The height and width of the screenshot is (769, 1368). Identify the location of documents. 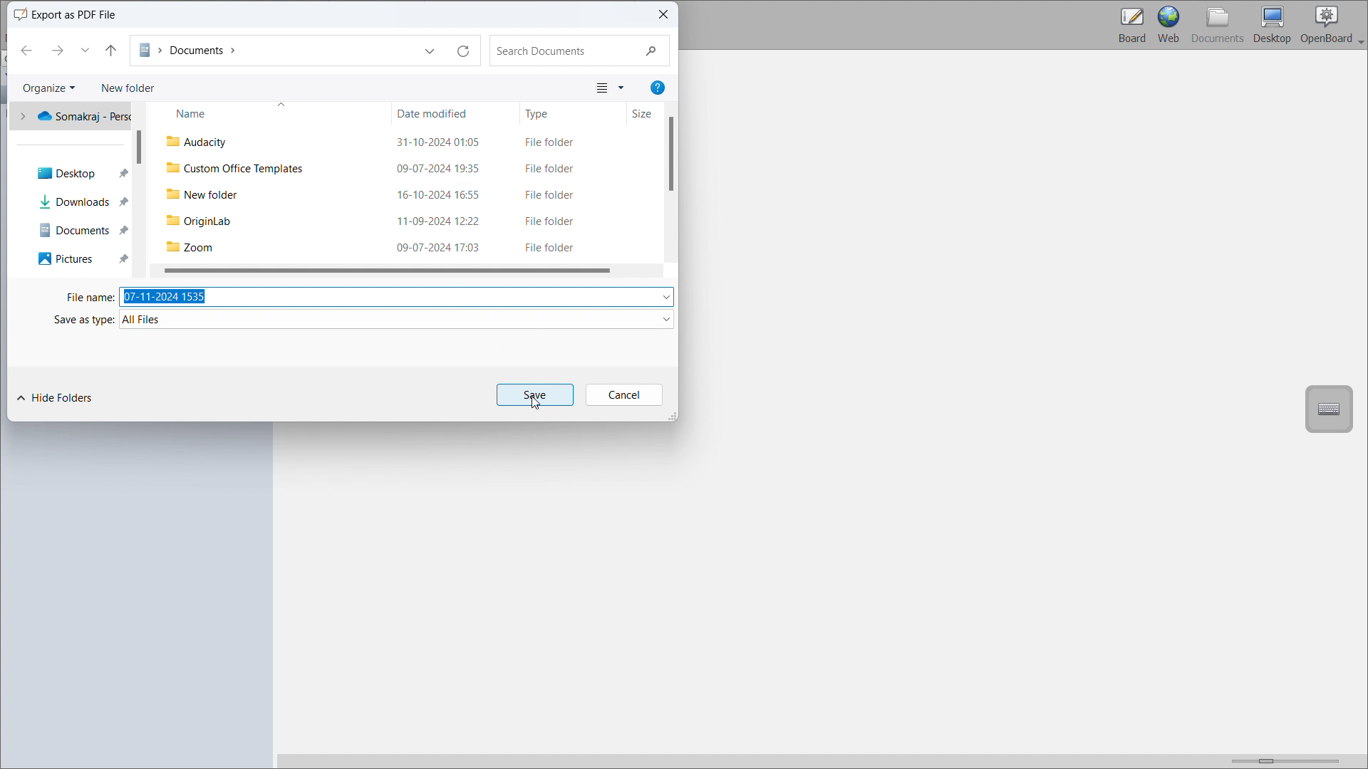
(76, 231).